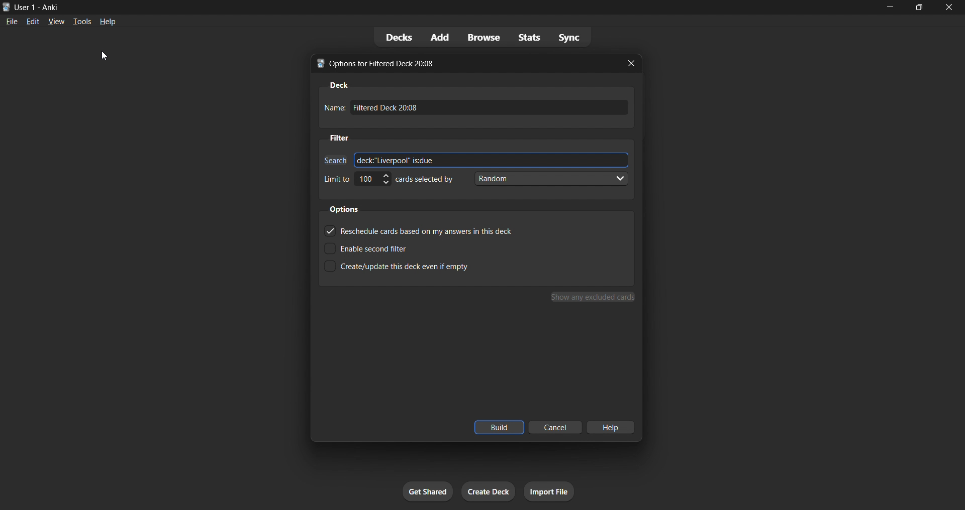  What do you see at coordinates (482, 37) in the screenshot?
I see `browse` at bounding box center [482, 37].